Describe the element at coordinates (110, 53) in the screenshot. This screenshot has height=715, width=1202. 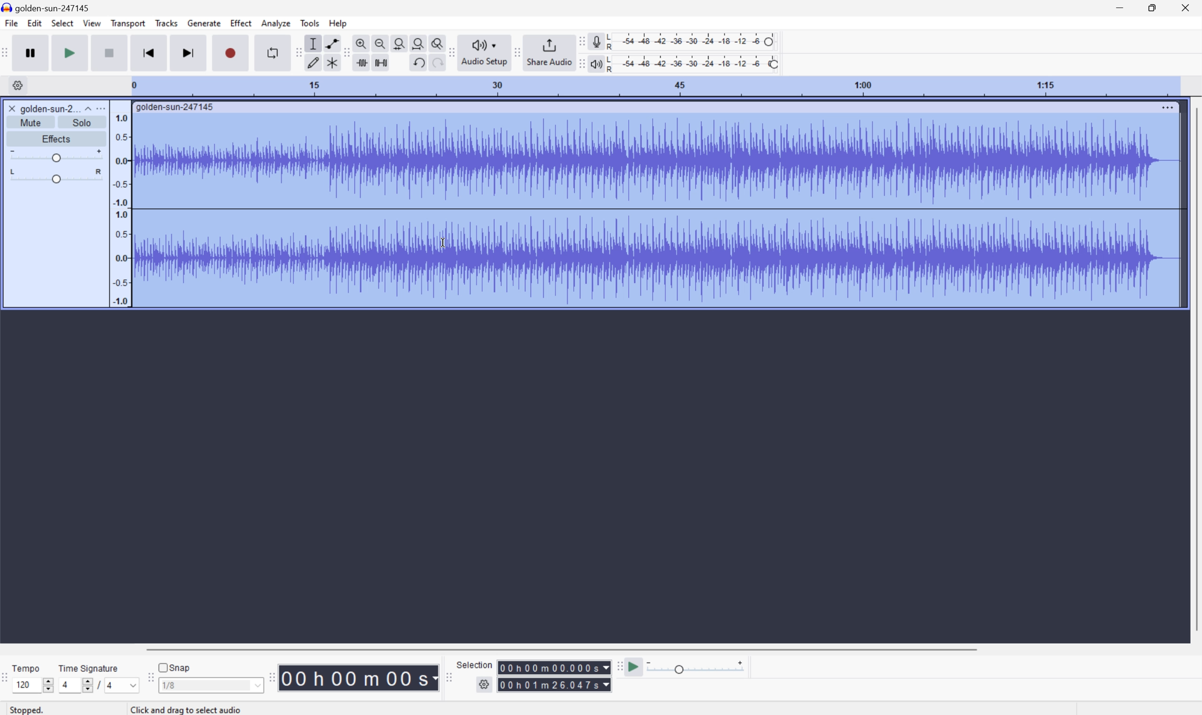
I see `Stop` at that location.